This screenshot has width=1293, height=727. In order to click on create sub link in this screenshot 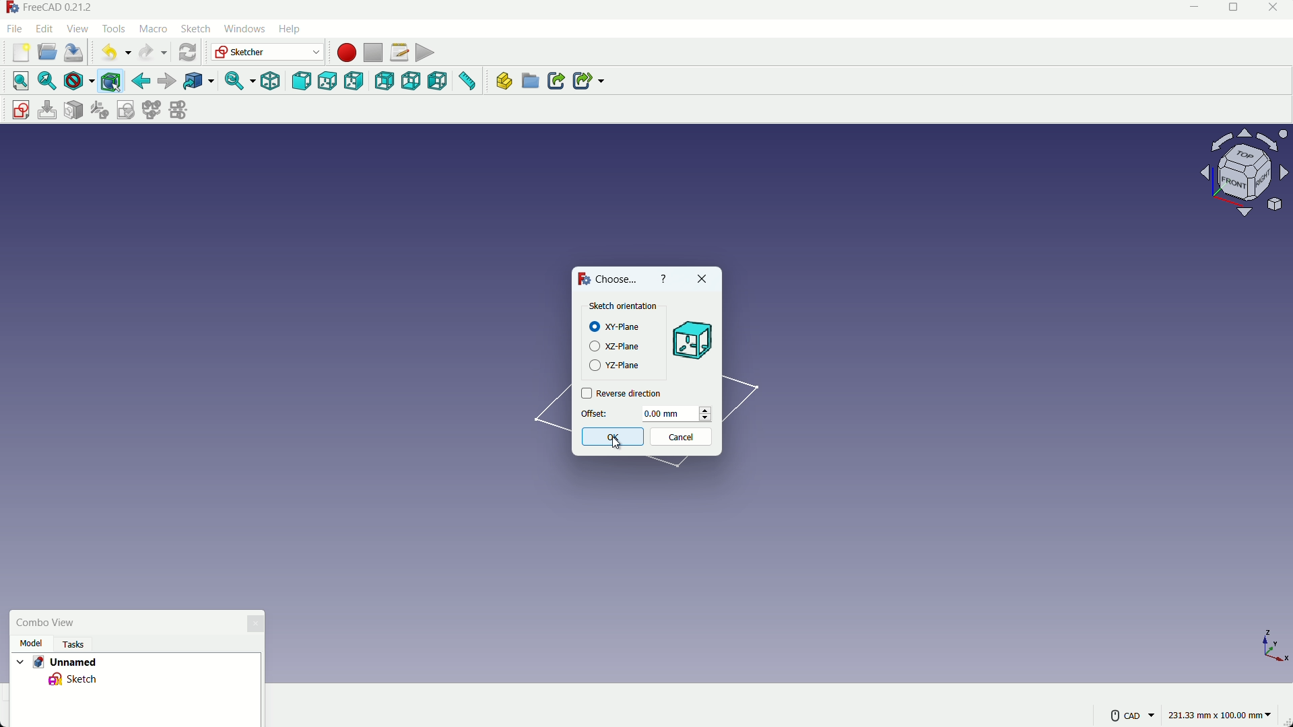, I will do `click(588, 81)`.